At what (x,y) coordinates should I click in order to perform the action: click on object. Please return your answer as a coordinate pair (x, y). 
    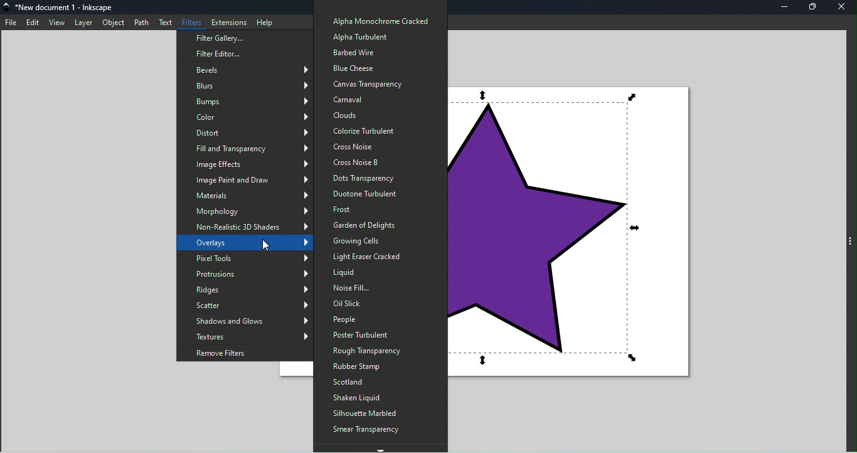
    Looking at the image, I should click on (115, 23).